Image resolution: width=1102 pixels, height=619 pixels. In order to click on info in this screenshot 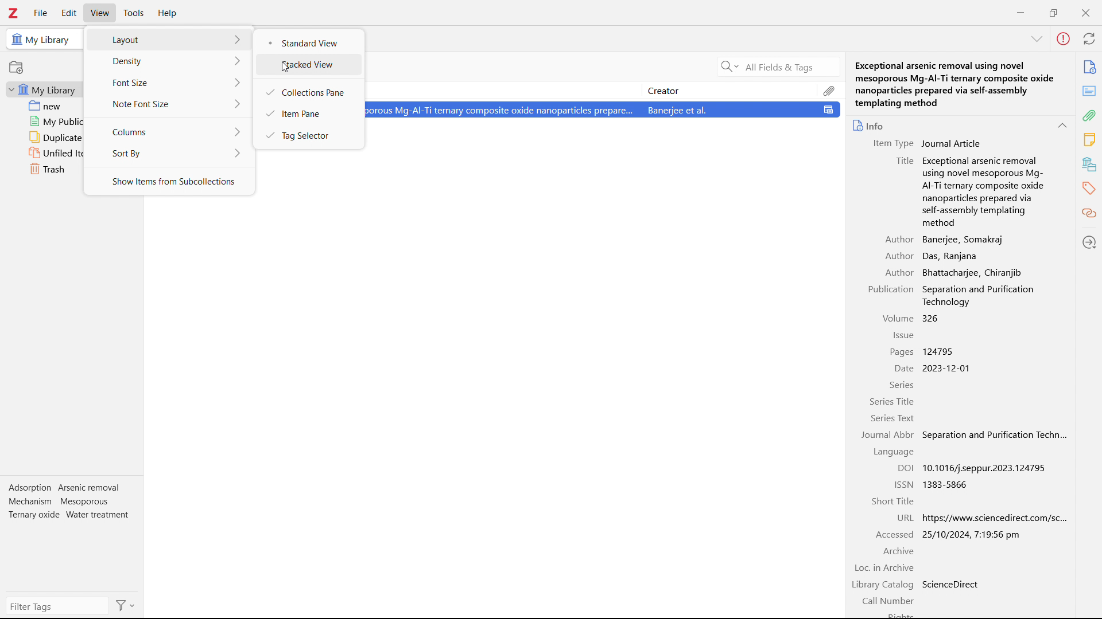, I will do `click(870, 125)`.